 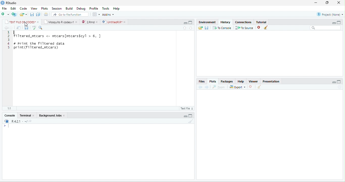 What do you see at coordinates (70, 15) in the screenshot?
I see `search file` at bounding box center [70, 15].